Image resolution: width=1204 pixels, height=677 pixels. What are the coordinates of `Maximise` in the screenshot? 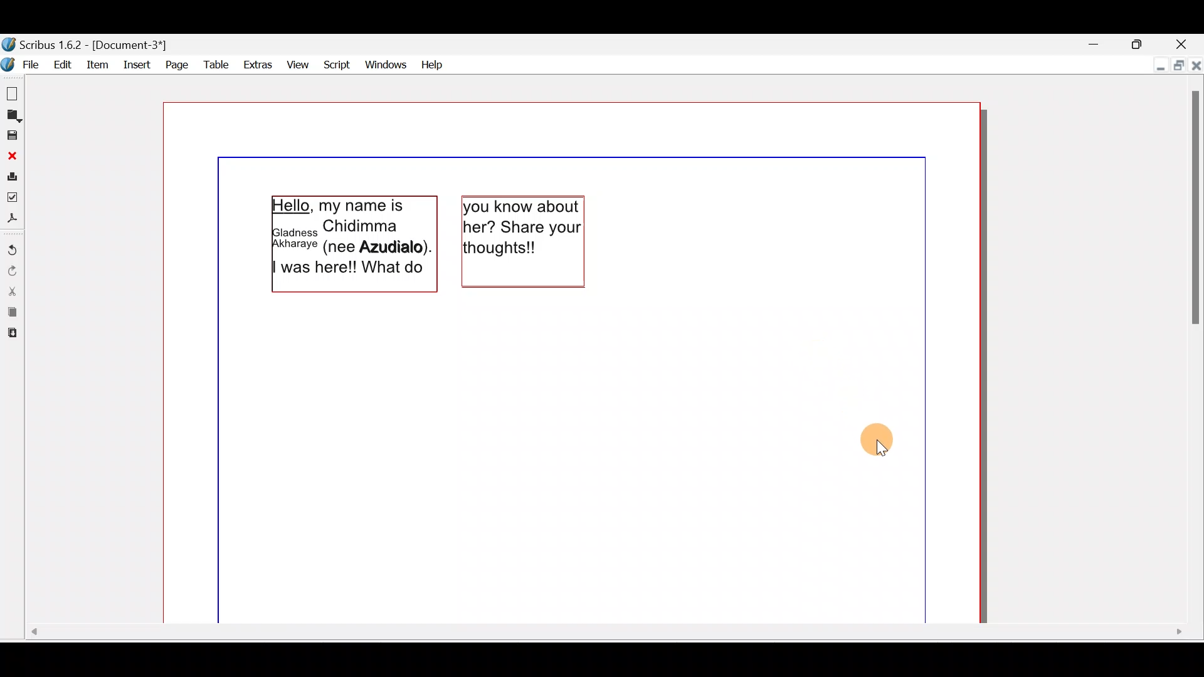 It's located at (1176, 65).